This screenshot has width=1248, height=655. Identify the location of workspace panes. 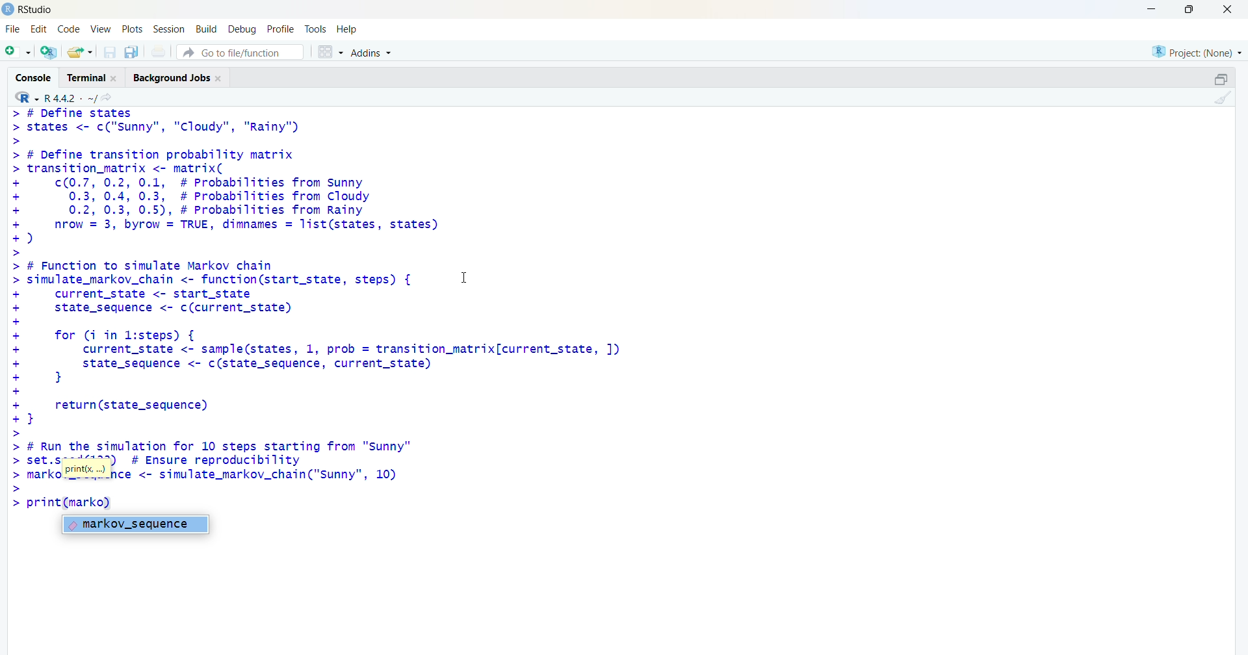
(330, 53).